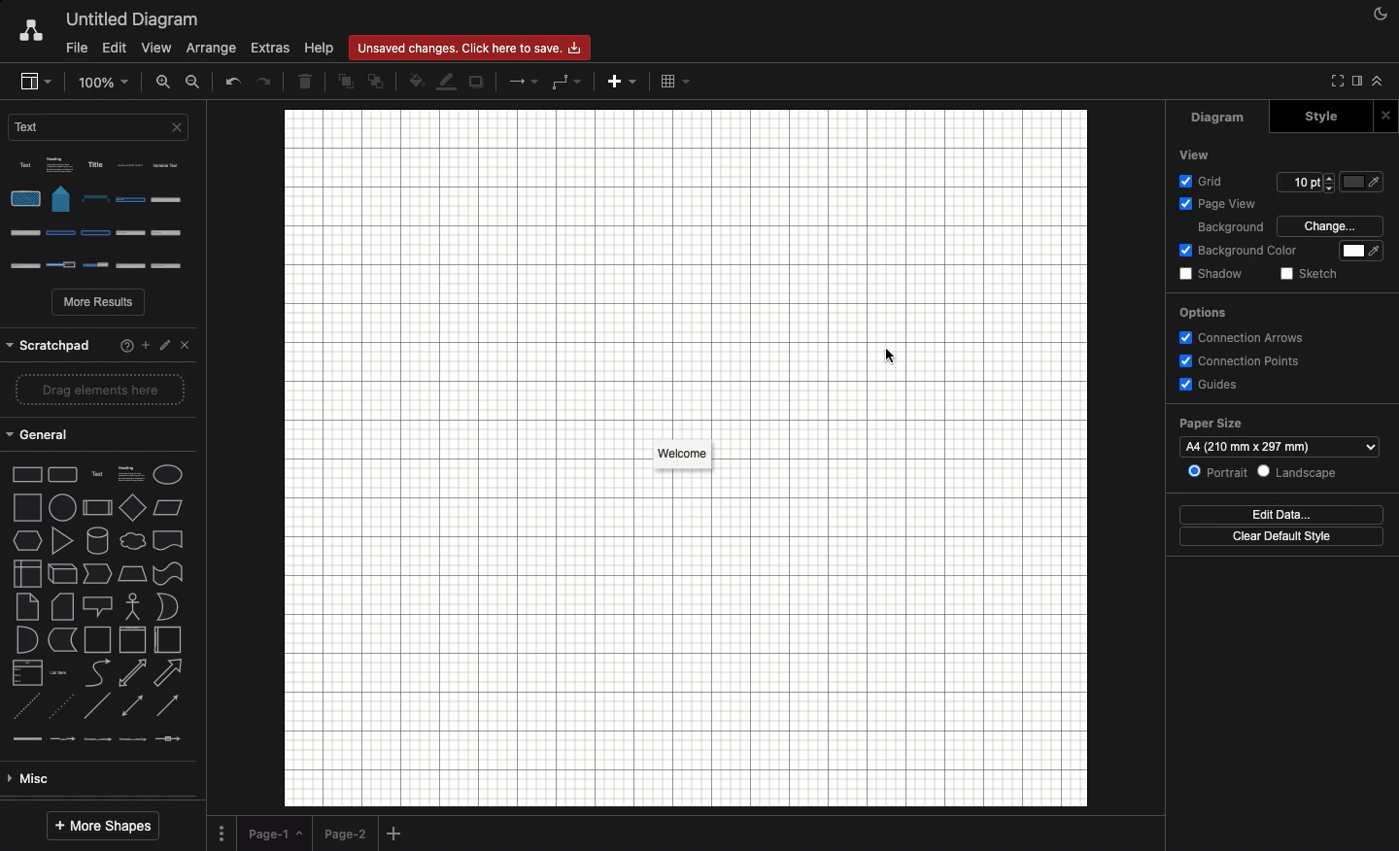 This screenshot has width=1399, height=851. I want to click on Font, so click(1185, 156).